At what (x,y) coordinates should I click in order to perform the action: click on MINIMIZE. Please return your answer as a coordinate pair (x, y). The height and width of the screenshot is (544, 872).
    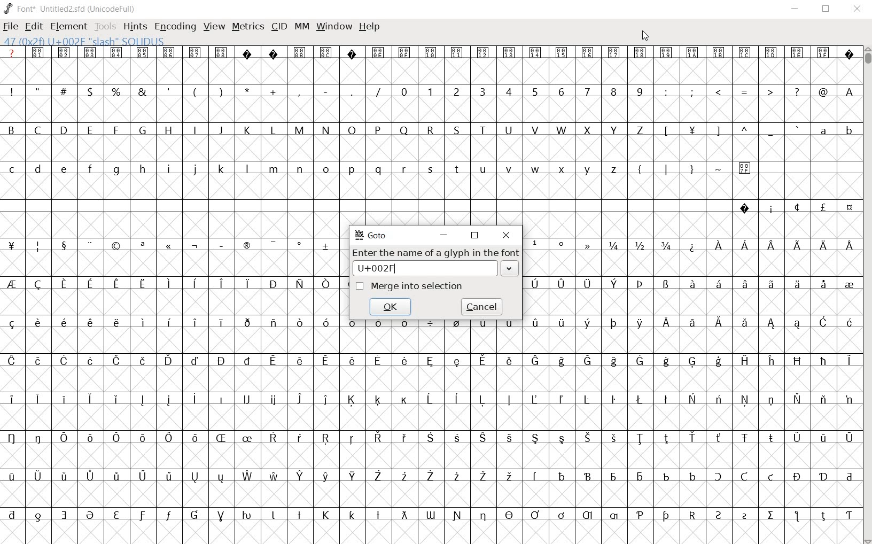
    Looking at the image, I should click on (795, 10).